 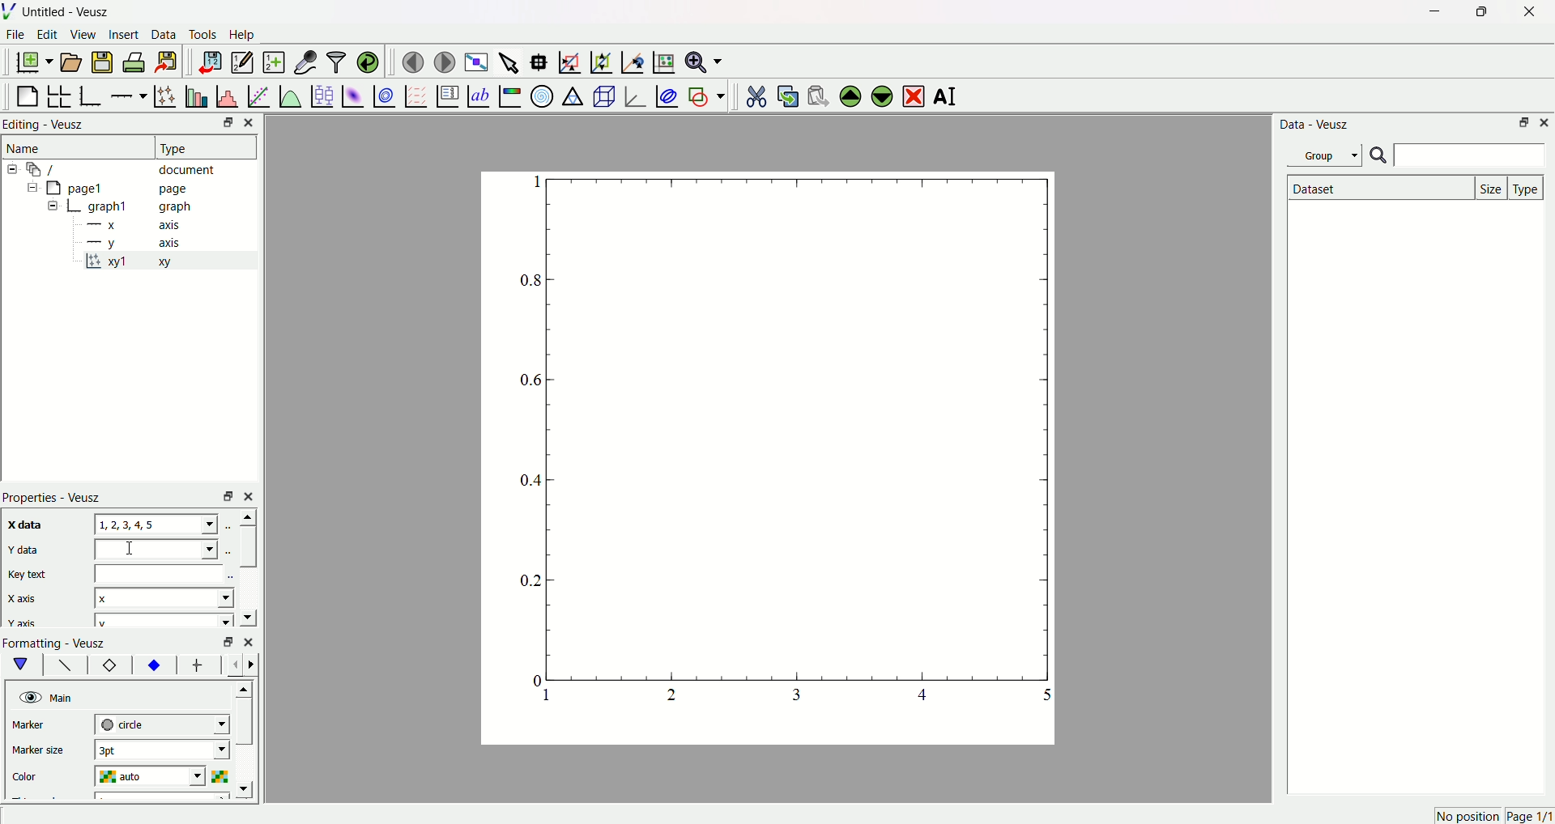 I want to click on Close, so click(x=253, y=122).